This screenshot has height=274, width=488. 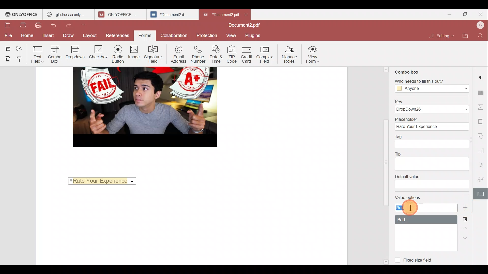 I want to click on Protection, so click(x=206, y=35).